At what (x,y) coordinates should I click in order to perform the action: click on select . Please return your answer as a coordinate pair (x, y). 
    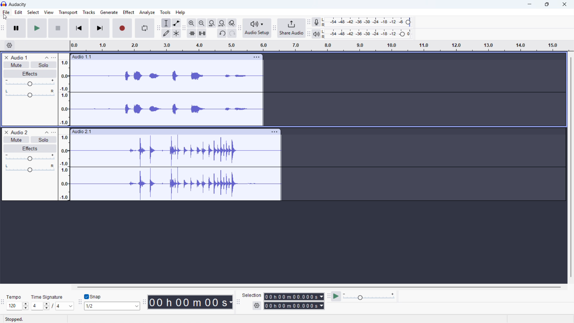
    Looking at the image, I should click on (33, 12).